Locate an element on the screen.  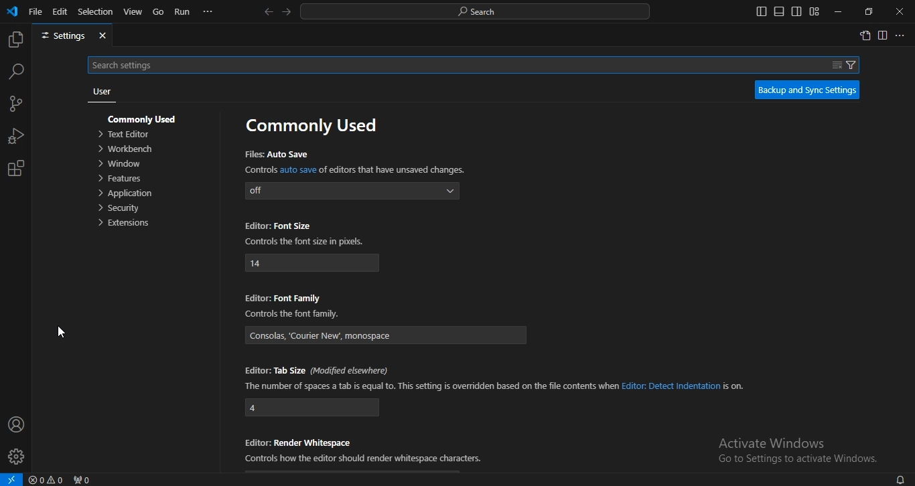
no problems is located at coordinates (48, 480).